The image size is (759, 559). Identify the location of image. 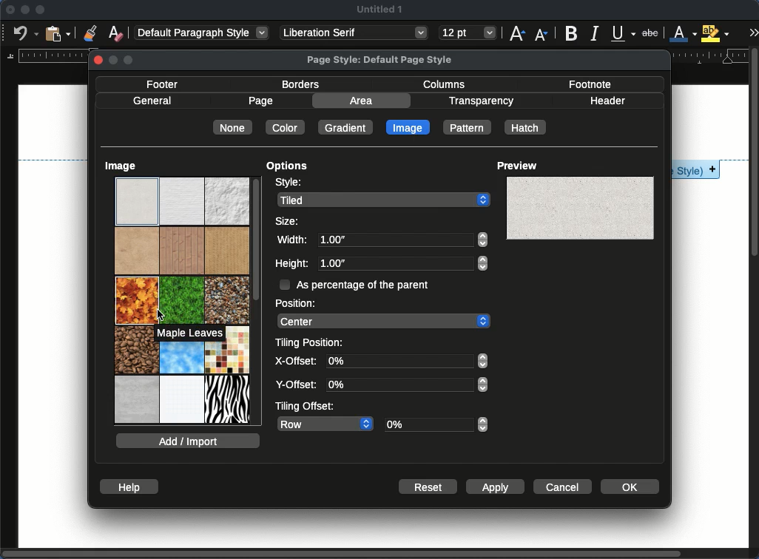
(411, 127).